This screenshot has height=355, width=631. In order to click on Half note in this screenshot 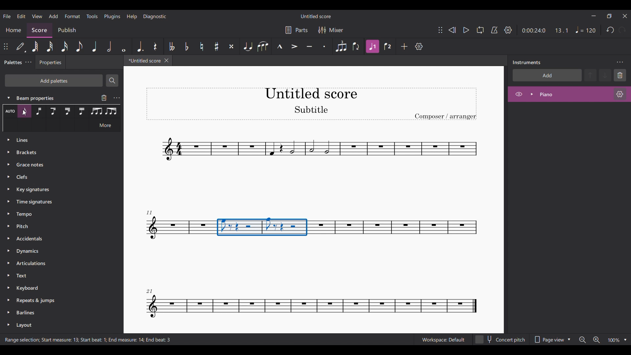, I will do `click(109, 46)`.